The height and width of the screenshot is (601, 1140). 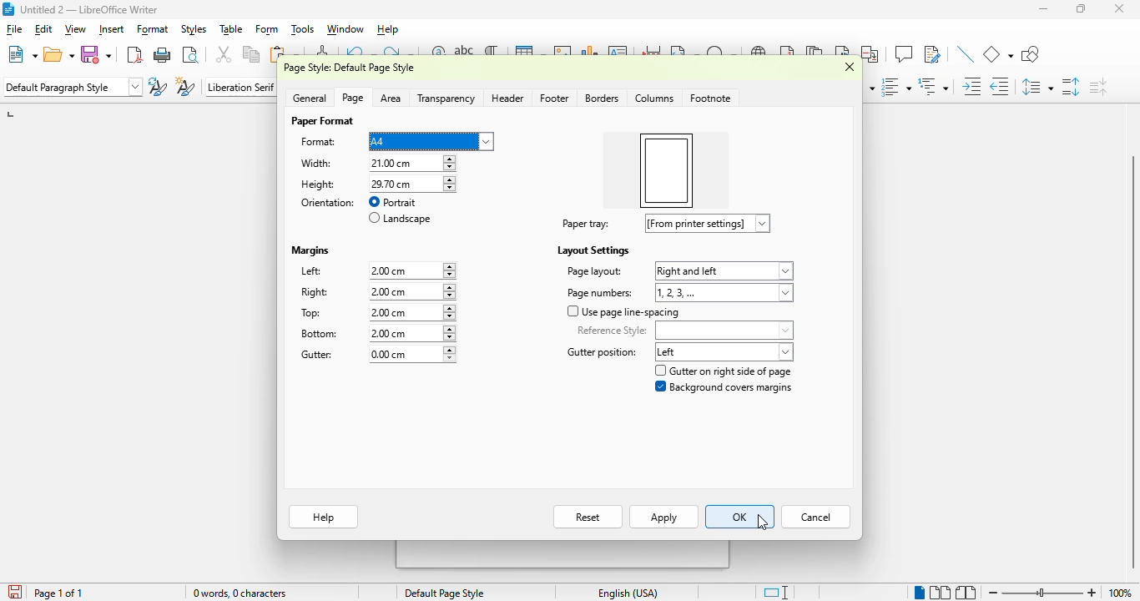 What do you see at coordinates (972, 87) in the screenshot?
I see `increase indent` at bounding box center [972, 87].